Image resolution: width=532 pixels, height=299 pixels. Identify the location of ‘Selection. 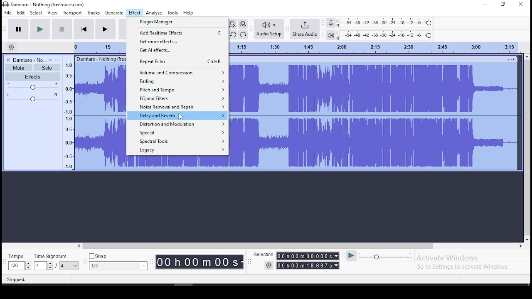
(263, 255).